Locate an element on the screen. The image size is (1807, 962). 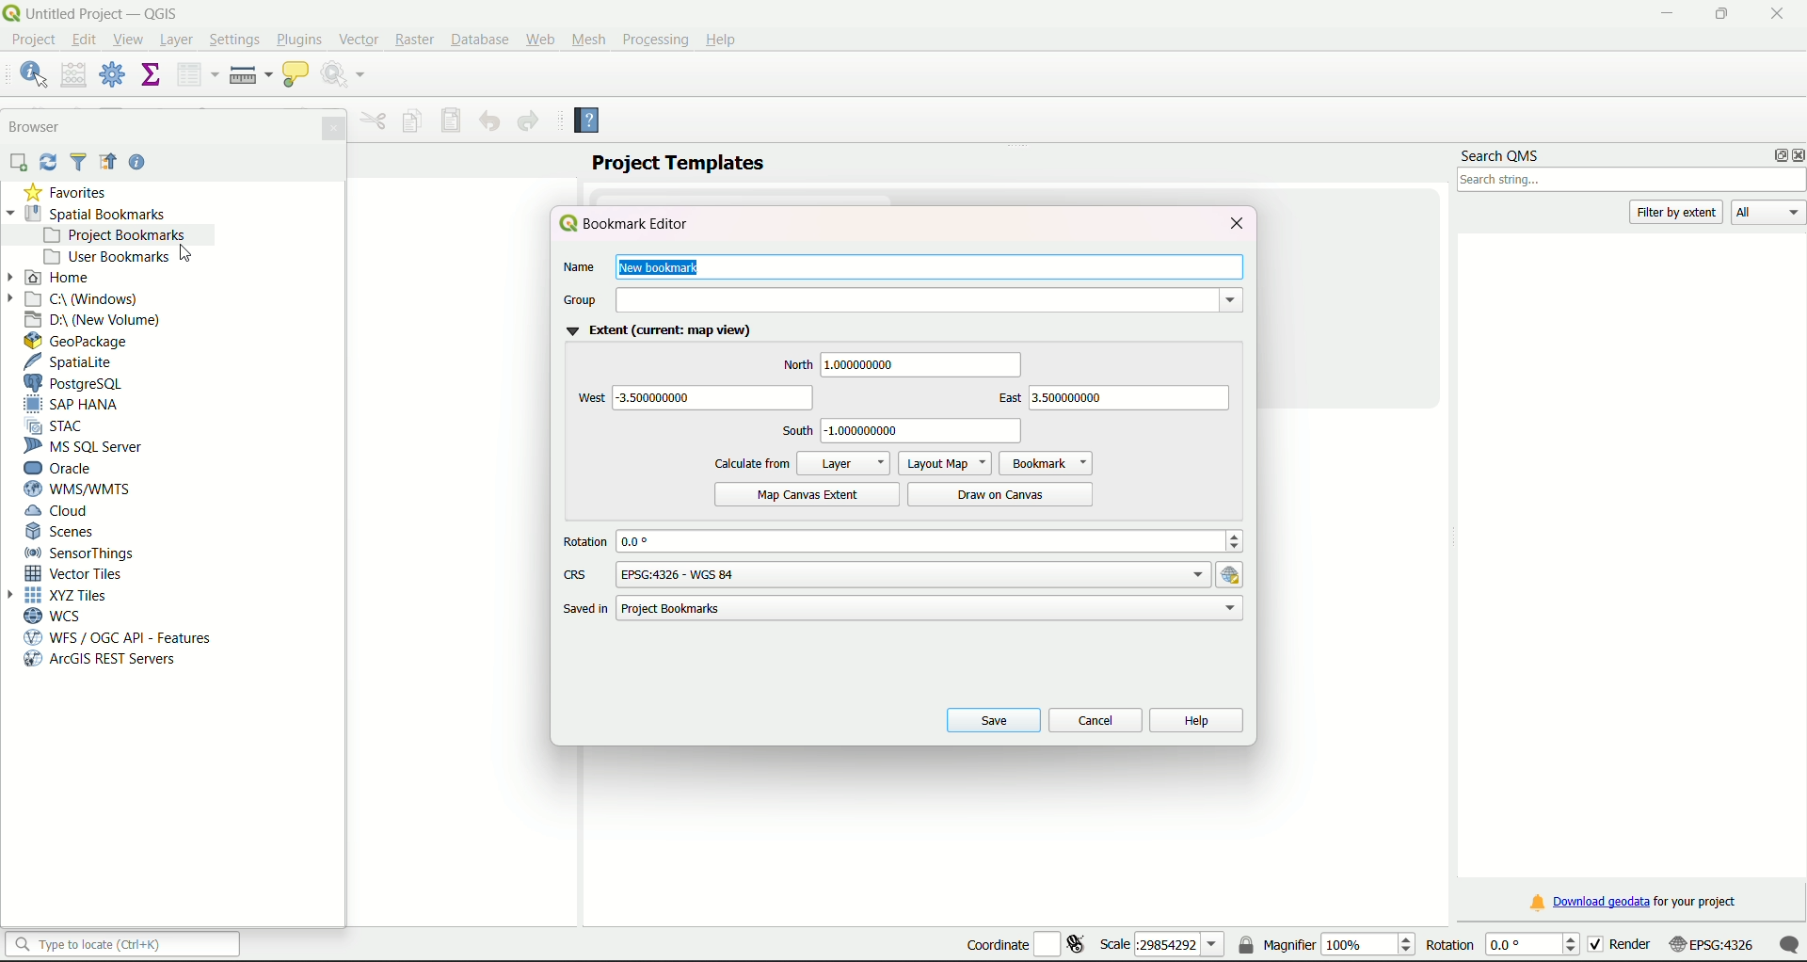
edit is located at coordinates (84, 39).